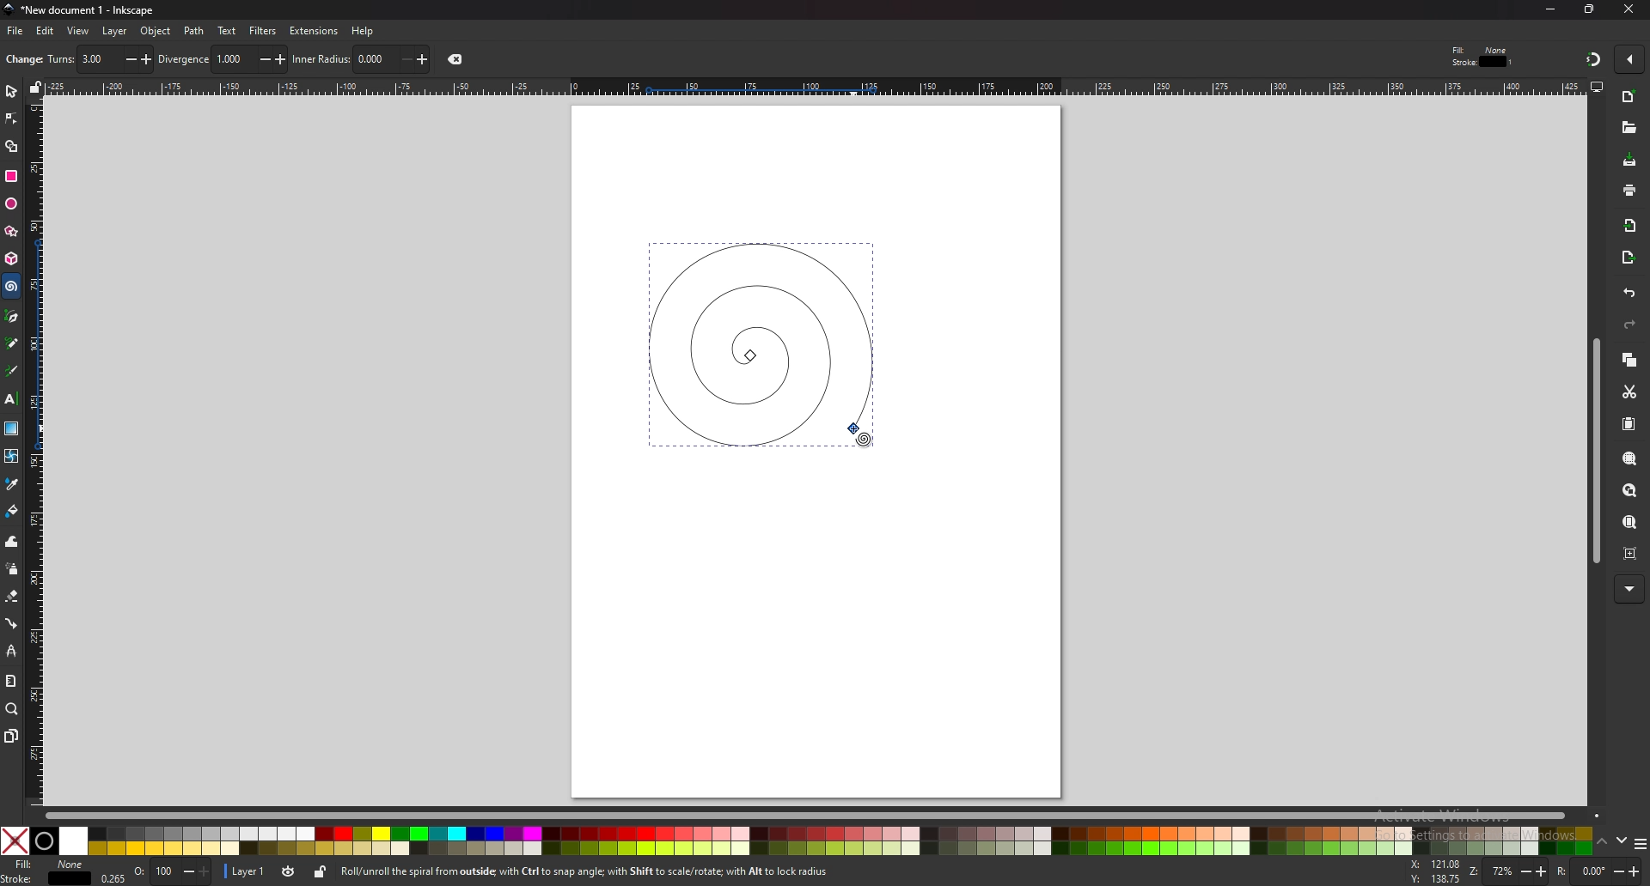 The image size is (1650, 886). Describe the element at coordinates (321, 874) in the screenshot. I see `lock` at that location.